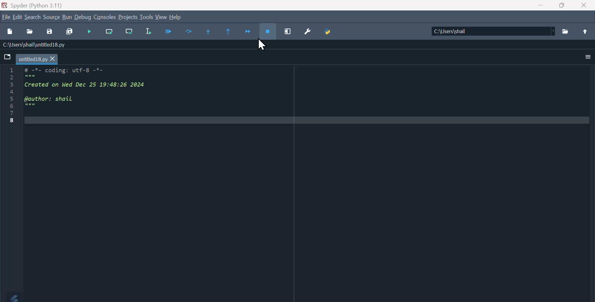 The width and height of the screenshot is (595, 302). I want to click on Run until current function returns, so click(228, 31).